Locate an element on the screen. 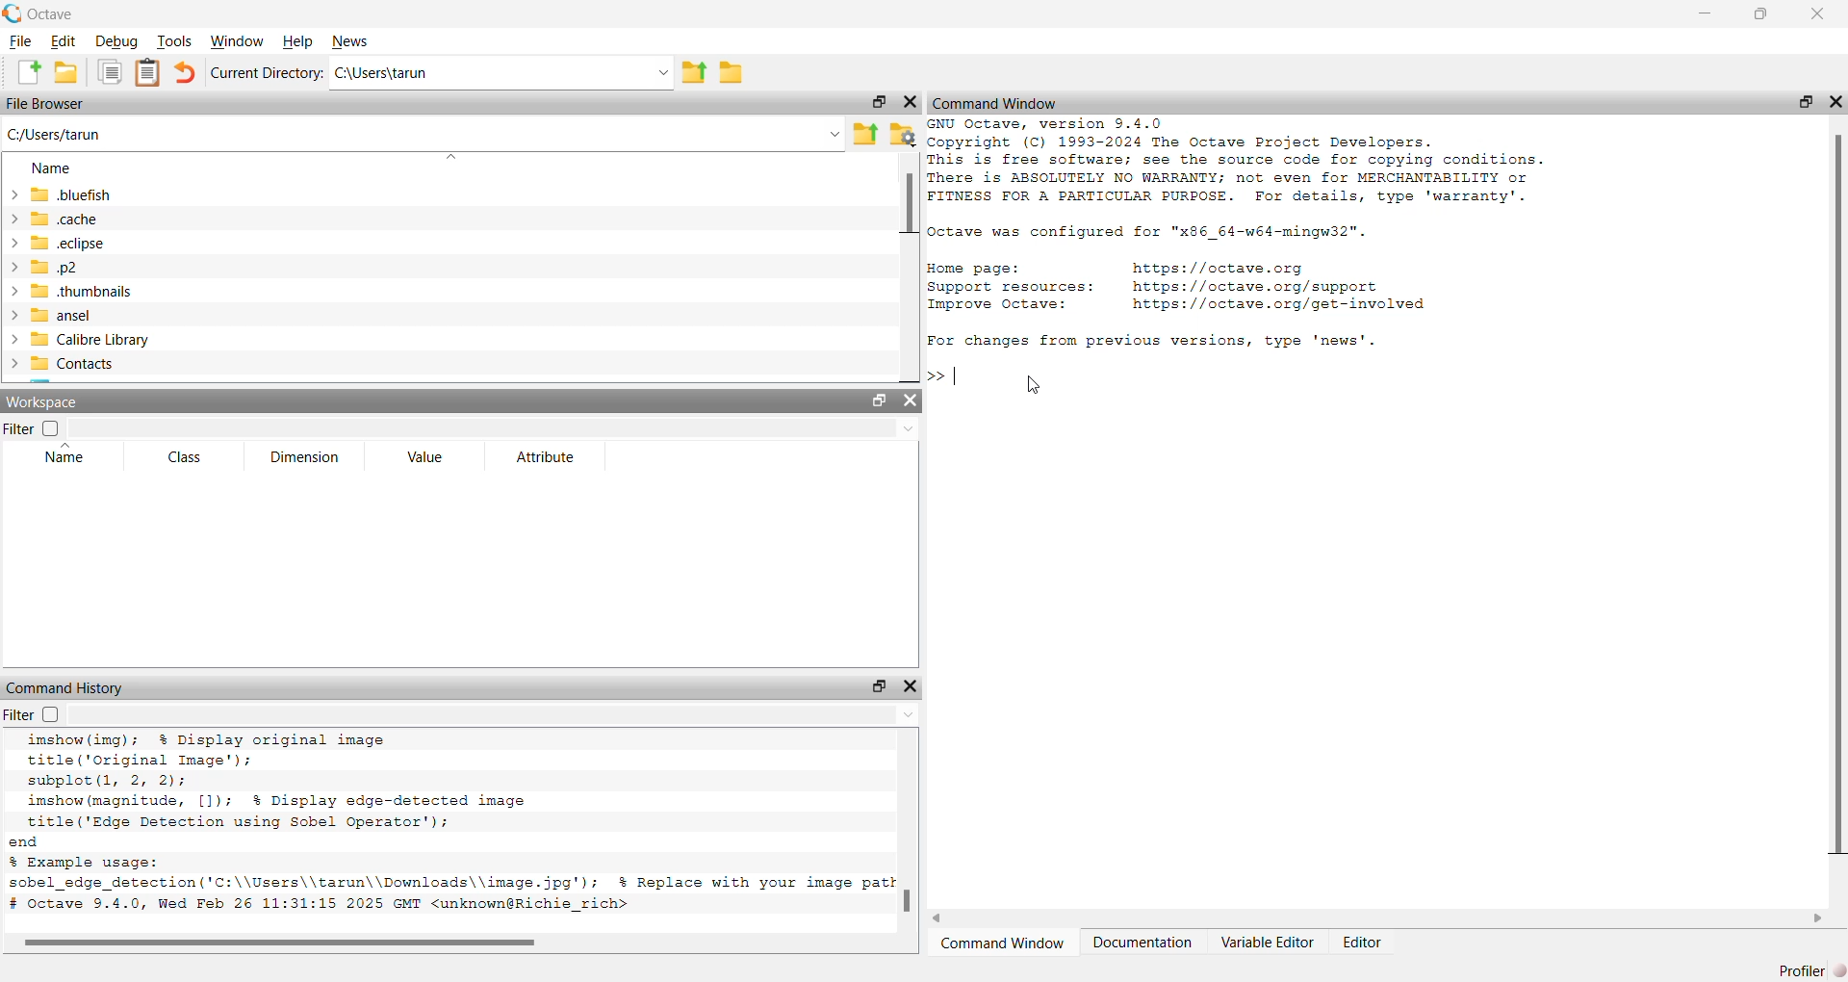  vertical scroll bar is located at coordinates (911, 829).